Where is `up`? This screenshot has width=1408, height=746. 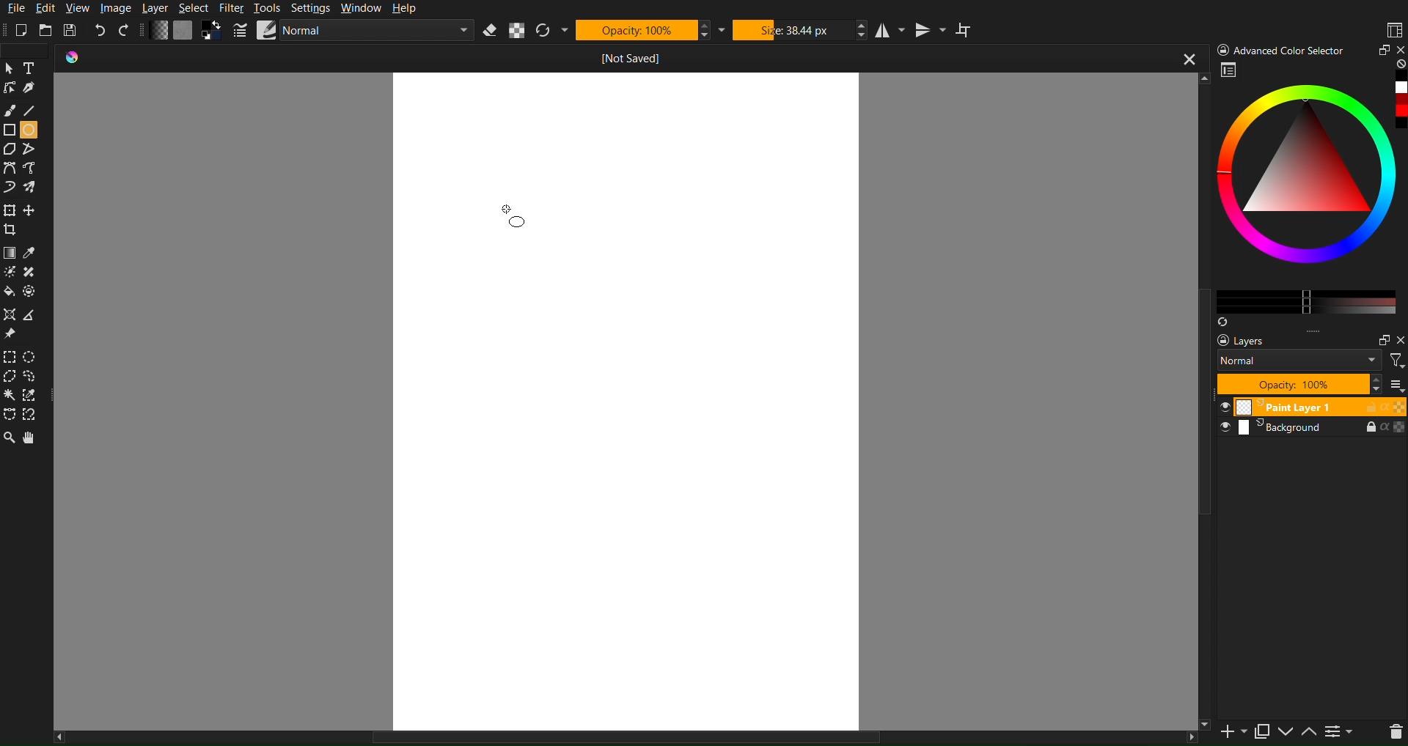 up is located at coordinates (1310, 734).